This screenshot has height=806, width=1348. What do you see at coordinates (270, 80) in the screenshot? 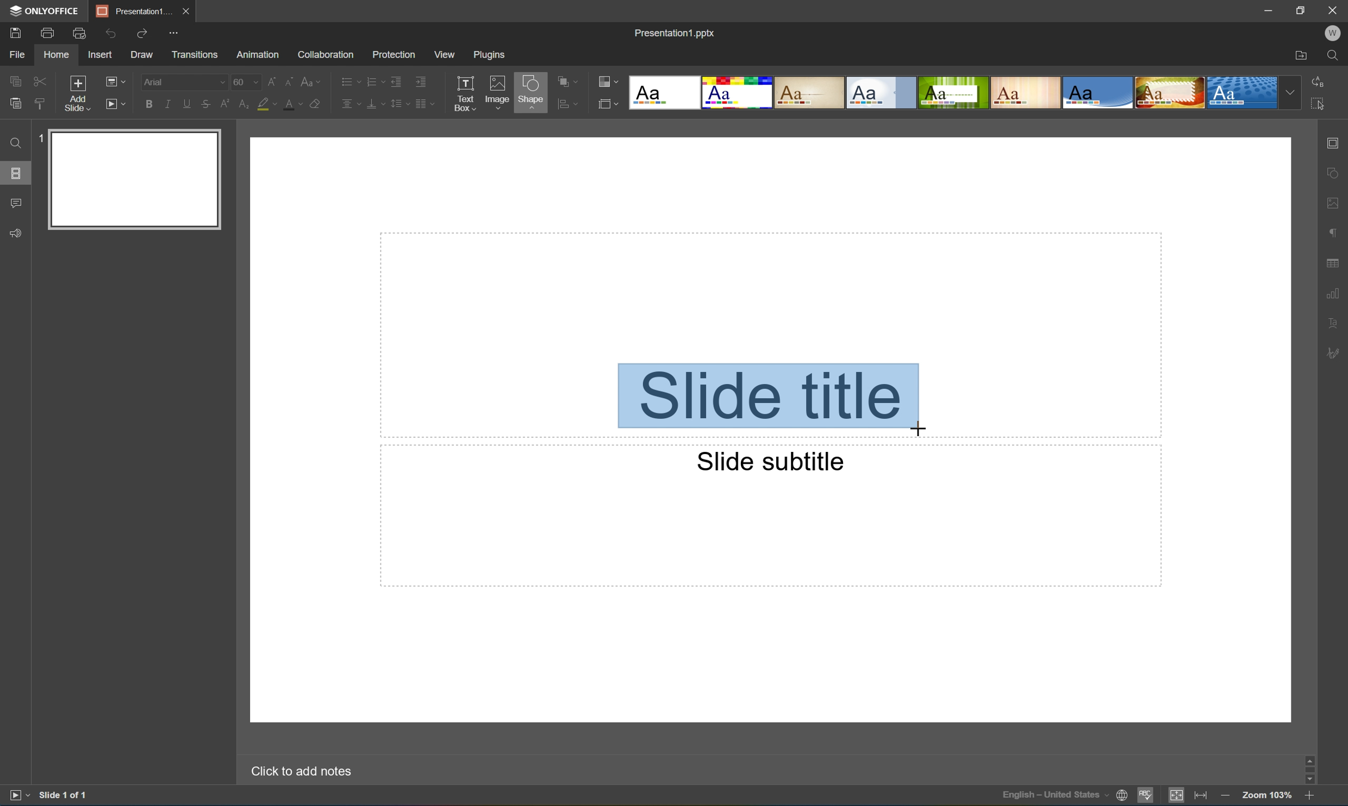
I see `Increment font size` at bounding box center [270, 80].